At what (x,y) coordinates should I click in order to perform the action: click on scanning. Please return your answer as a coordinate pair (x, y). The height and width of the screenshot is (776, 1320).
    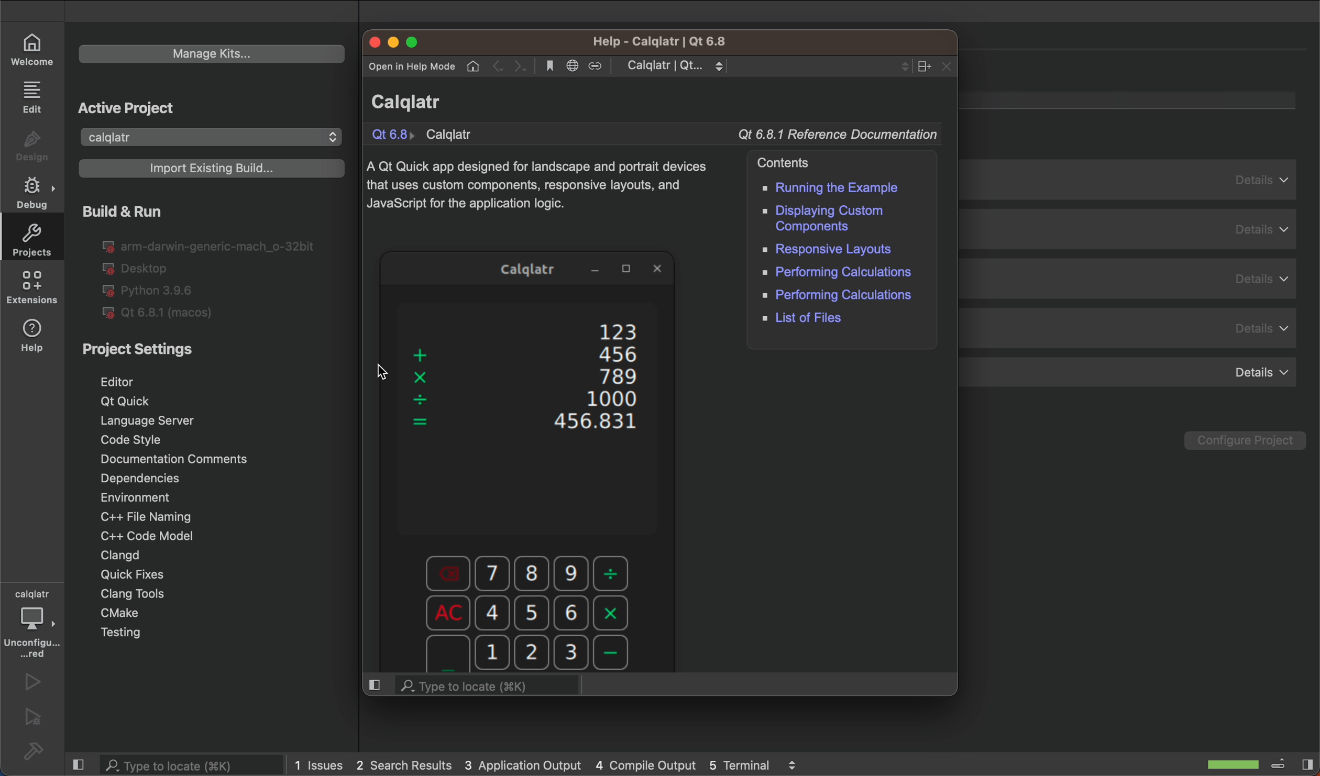
    Looking at the image, I should click on (1231, 764).